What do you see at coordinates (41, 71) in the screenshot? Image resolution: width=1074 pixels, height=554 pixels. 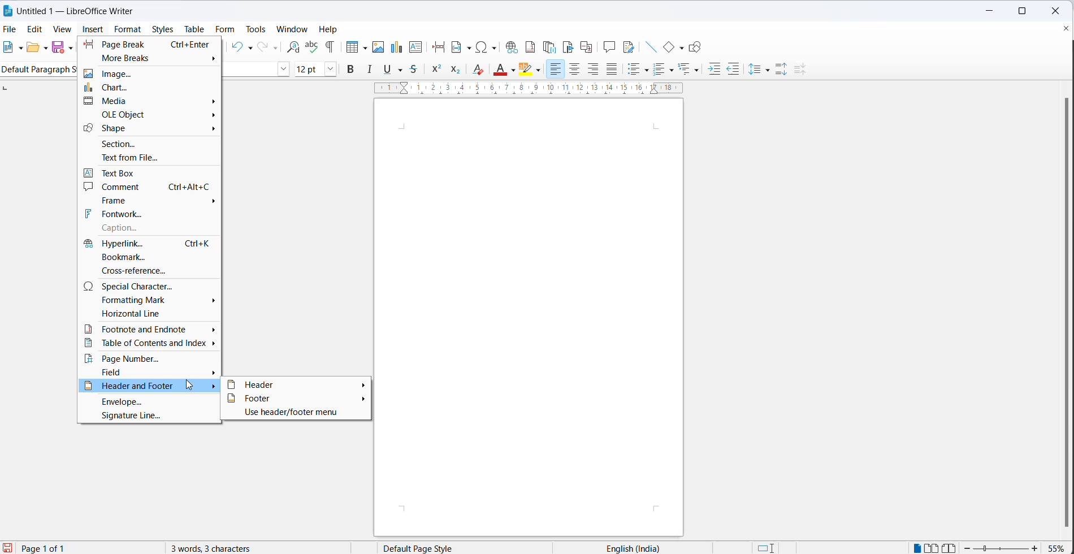 I see `Default paragraph style` at bounding box center [41, 71].